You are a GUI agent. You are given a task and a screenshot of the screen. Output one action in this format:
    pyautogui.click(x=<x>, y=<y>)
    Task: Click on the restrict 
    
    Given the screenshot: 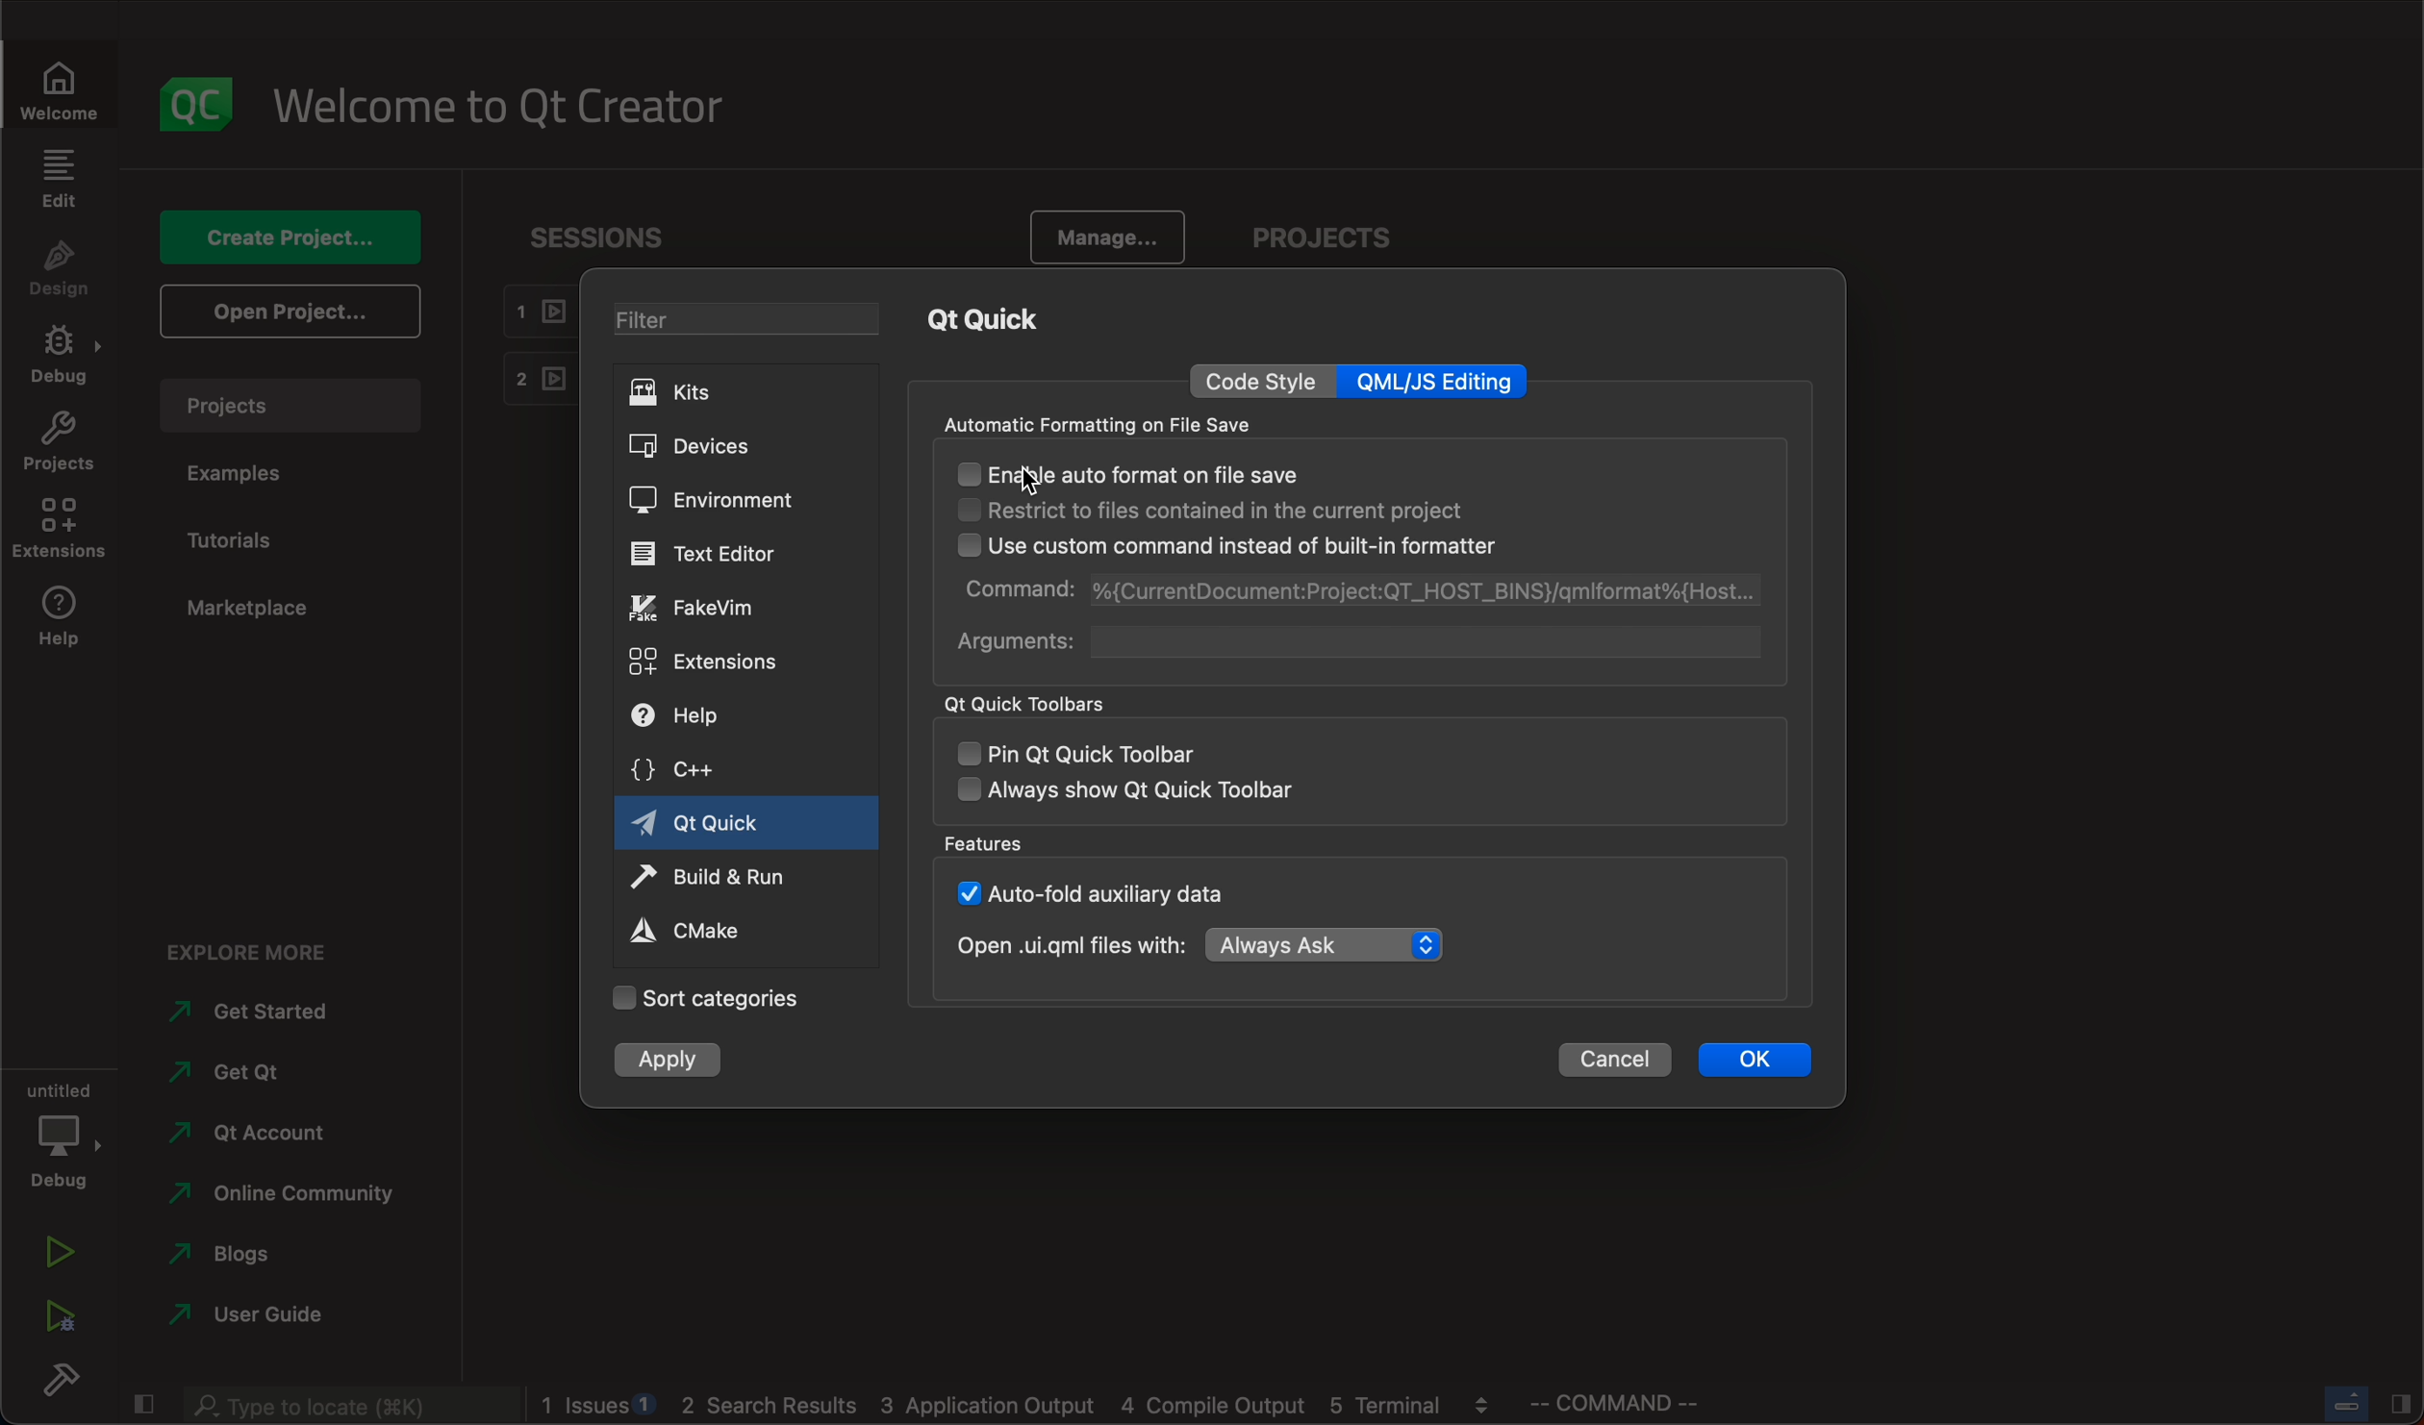 What is the action you would take?
    pyautogui.click(x=1207, y=512)
    